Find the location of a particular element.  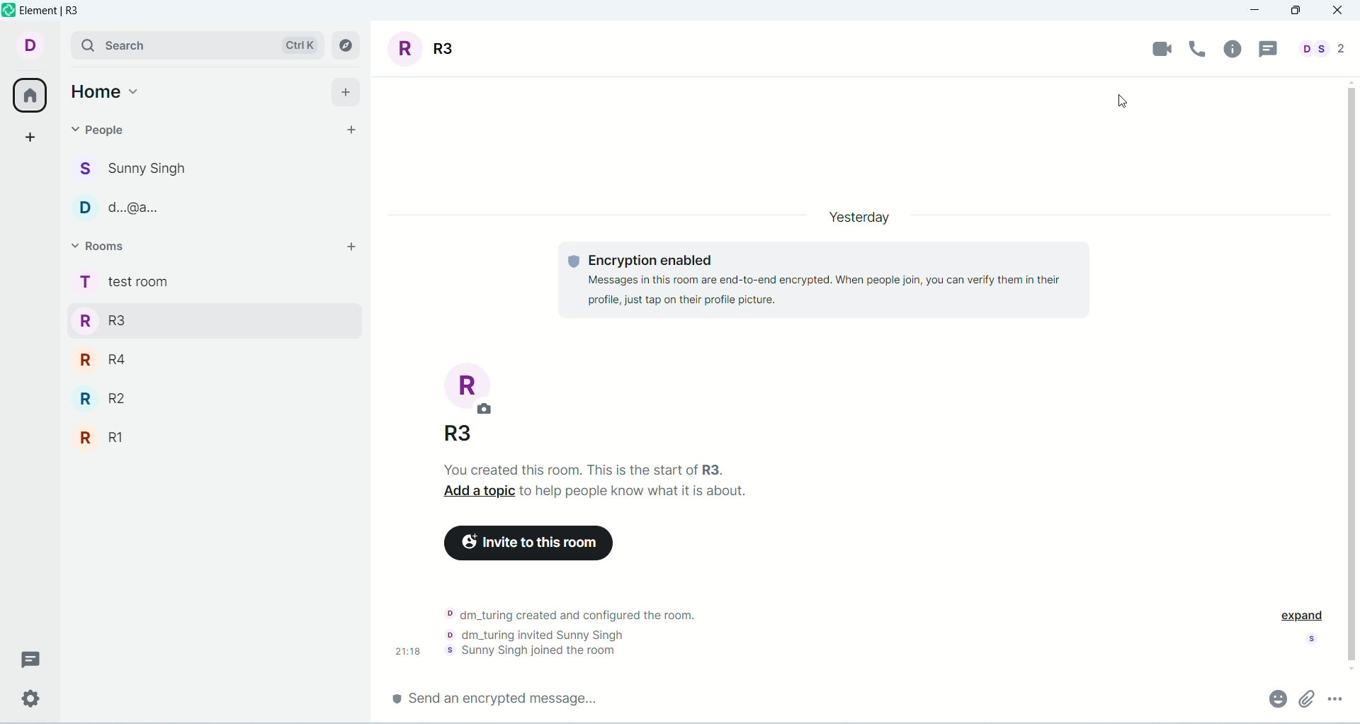

R2 is located at coordinates (191, 398).